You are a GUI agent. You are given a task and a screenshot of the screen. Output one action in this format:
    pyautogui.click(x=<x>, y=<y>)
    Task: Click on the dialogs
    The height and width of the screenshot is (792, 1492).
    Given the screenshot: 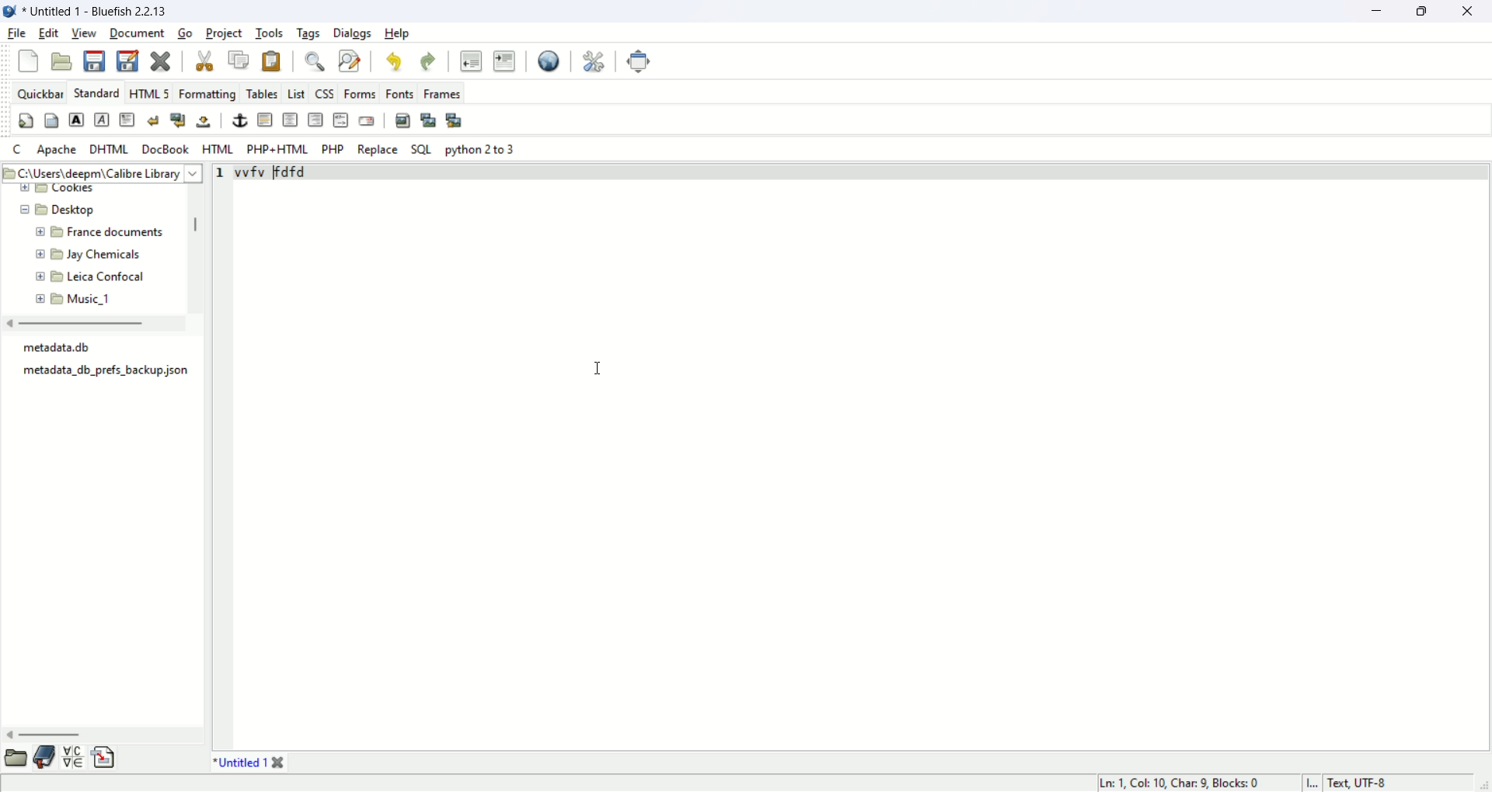 What is the action you would take?
    pyautogui.click(x=354, y=34)
    